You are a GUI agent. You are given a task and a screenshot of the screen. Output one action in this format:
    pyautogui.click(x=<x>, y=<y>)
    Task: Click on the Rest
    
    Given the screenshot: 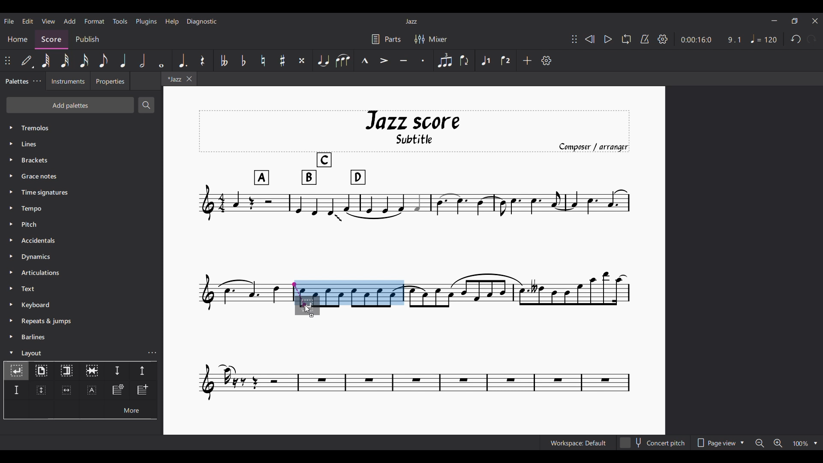 What is the action you would take?
    pyautogui.click(x=203, y=60)
    